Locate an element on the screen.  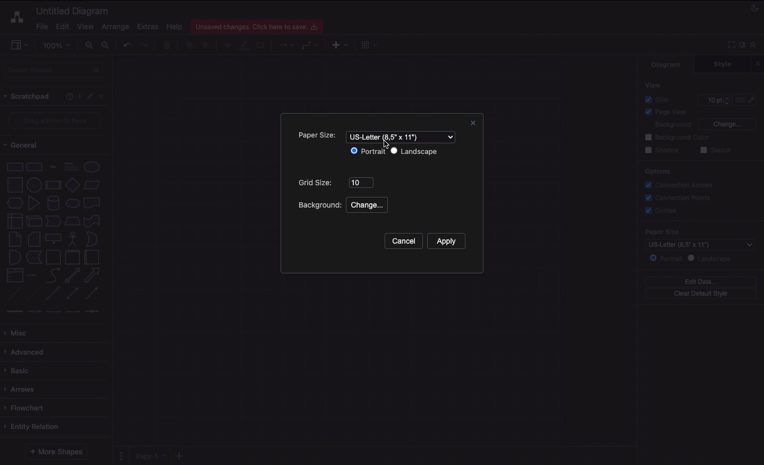
Edit is located at coordinates (61, 27).